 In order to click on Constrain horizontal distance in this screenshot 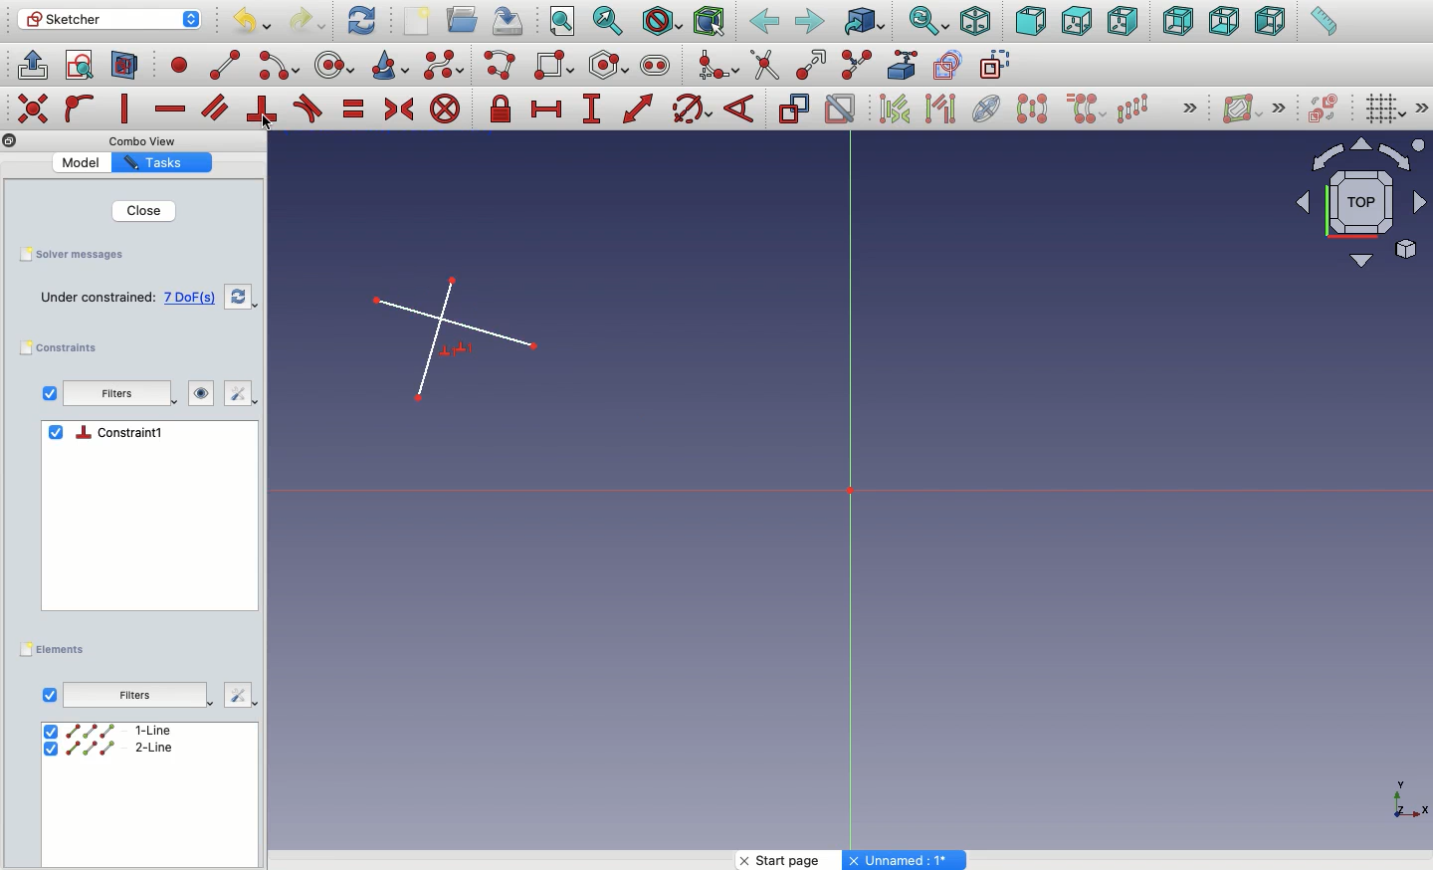, I will do `click(550, 110)`.